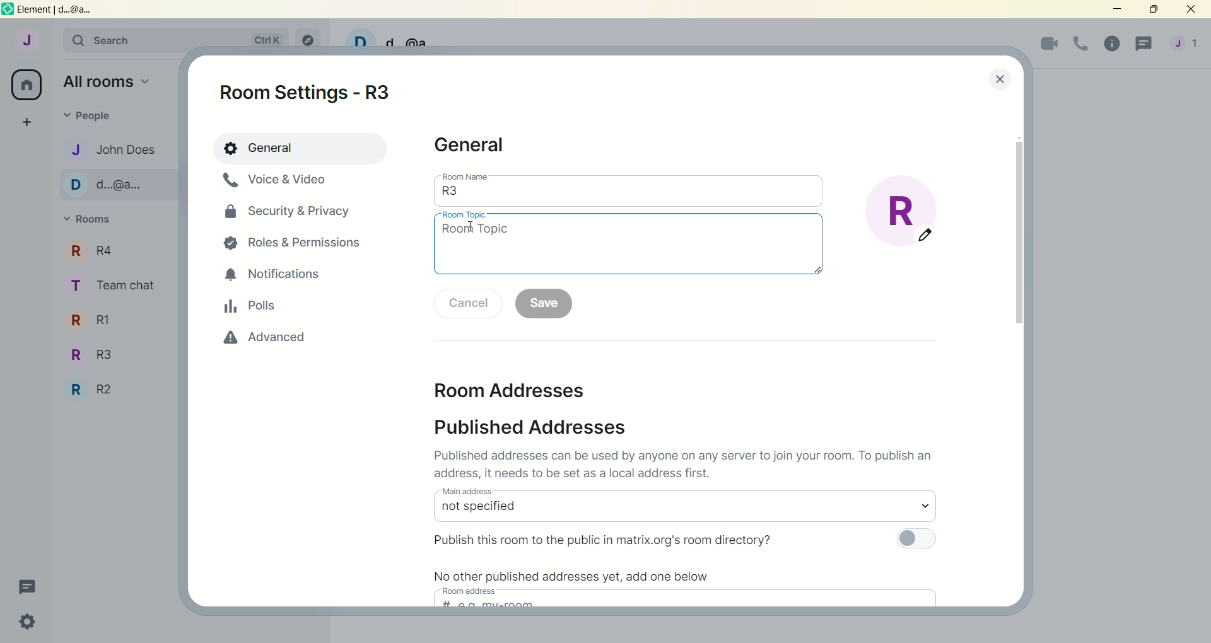  Describe the element at coordinates (114, 250) in the screenshot. I see `r4` at that location.